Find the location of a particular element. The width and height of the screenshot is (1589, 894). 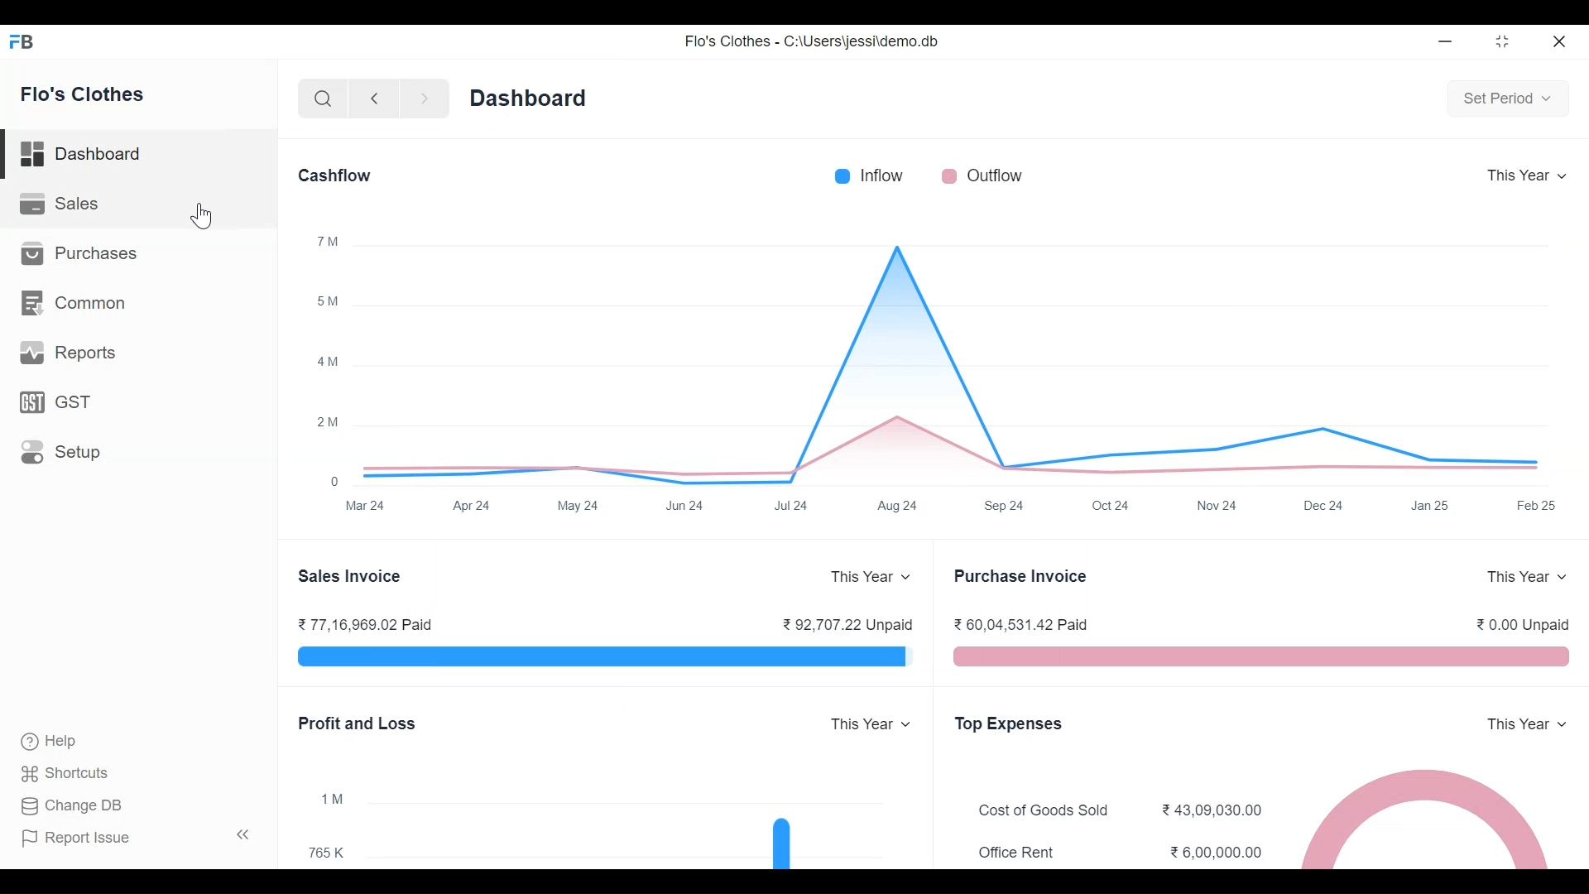

visual representation of sales invoice of paid and unpaid of the year is located at coordinates (604, 657).